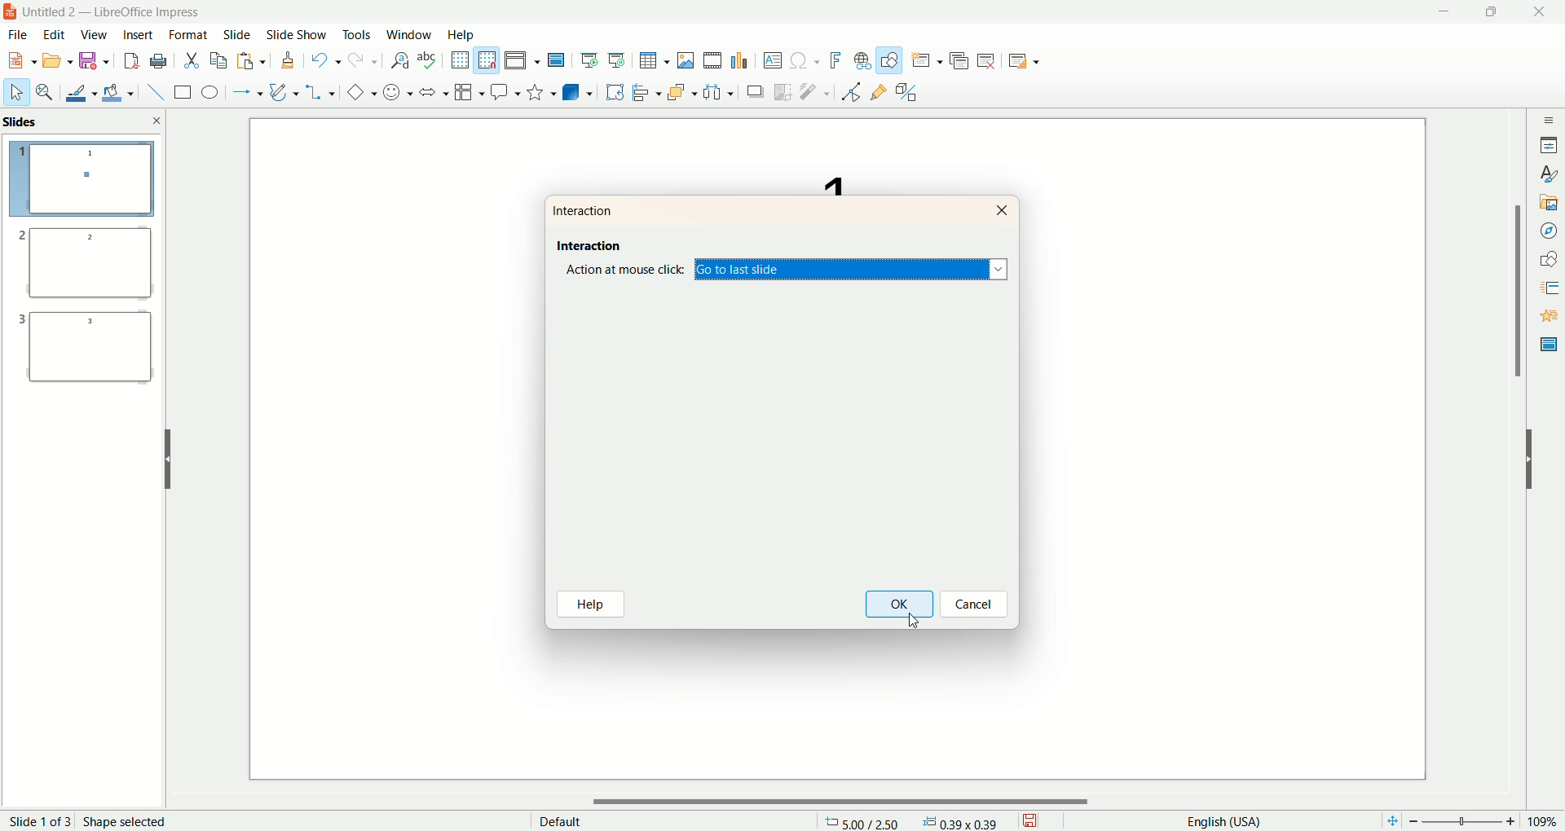  What do you see at coordinates (59, 62) in the screenshot?
I see `open` at bounding box center [59, 62].